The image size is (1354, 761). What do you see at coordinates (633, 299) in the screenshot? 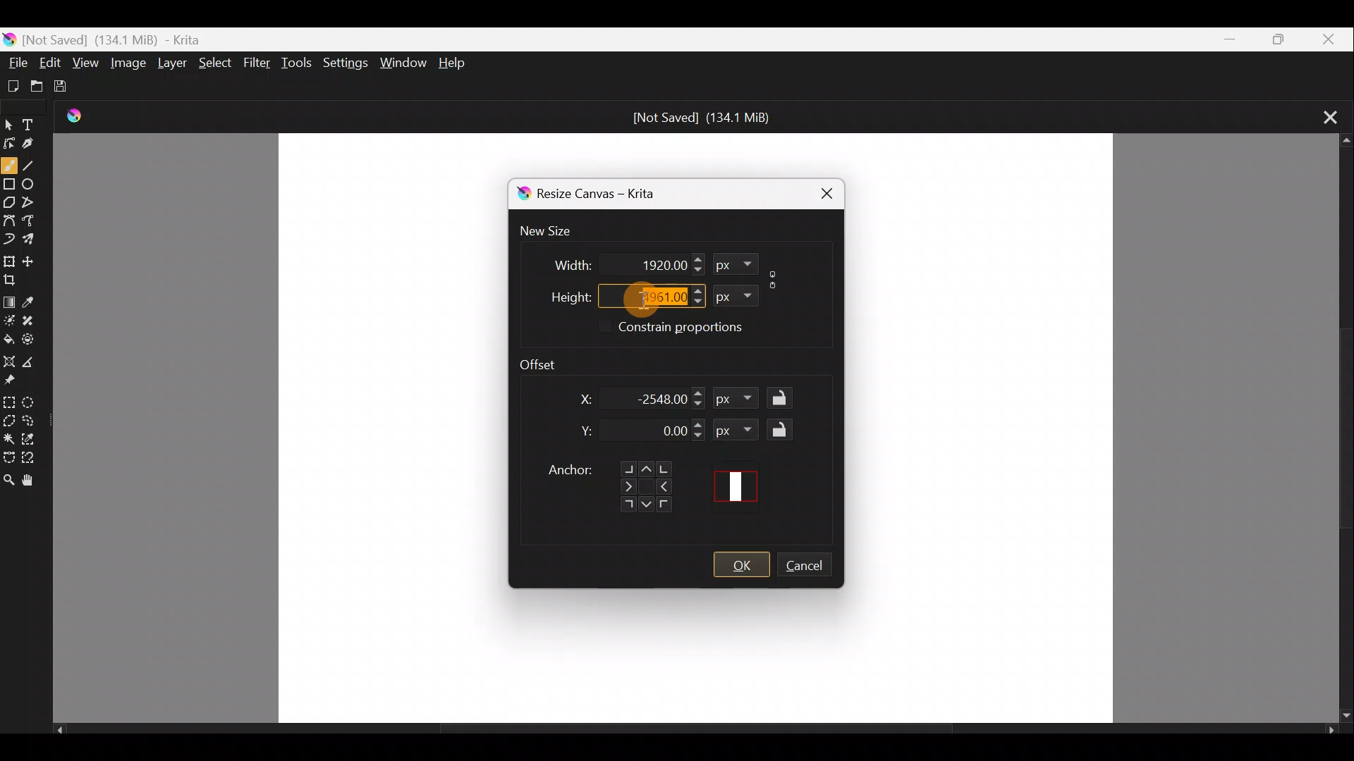
I see `Cursor on height` at bounding box center [633, 299].